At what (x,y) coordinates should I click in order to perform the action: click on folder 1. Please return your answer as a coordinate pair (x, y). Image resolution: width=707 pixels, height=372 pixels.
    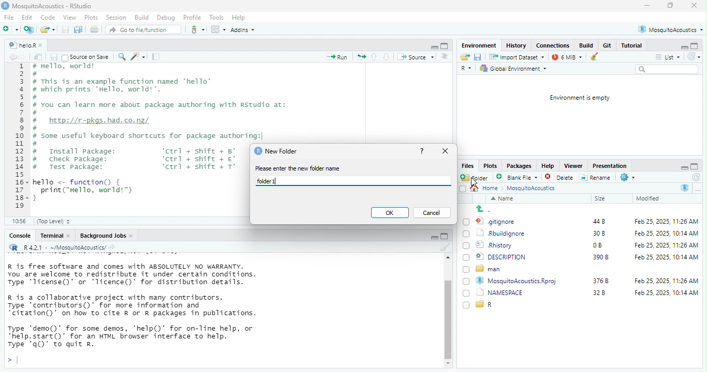
    Looking at the image, I should click on (268, 181).